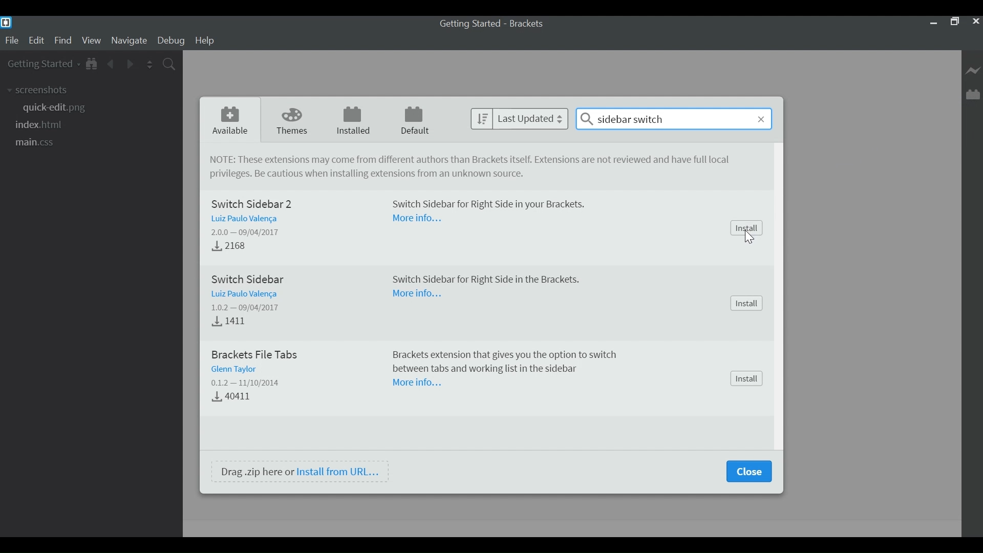 This screenshot has width=983, height=553. What do you see at coordinates (231, 322) in the screenshot?
I see `Downloads` at bounding box center [231, 322].